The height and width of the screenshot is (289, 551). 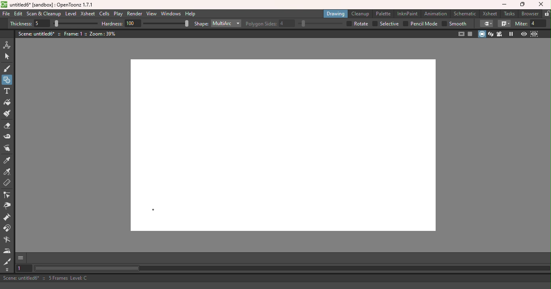 I want to click on Drawing, so click(x=336, y=14).